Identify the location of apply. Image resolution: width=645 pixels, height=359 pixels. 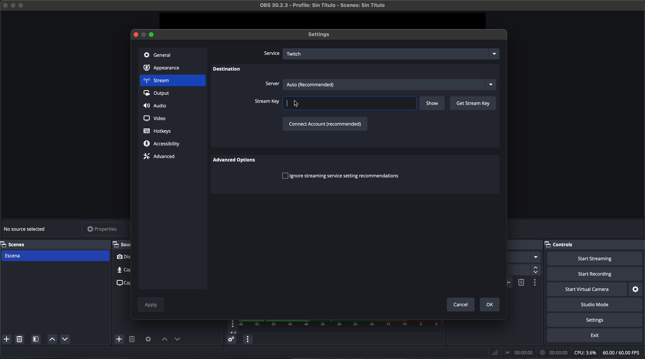
(151, 305).